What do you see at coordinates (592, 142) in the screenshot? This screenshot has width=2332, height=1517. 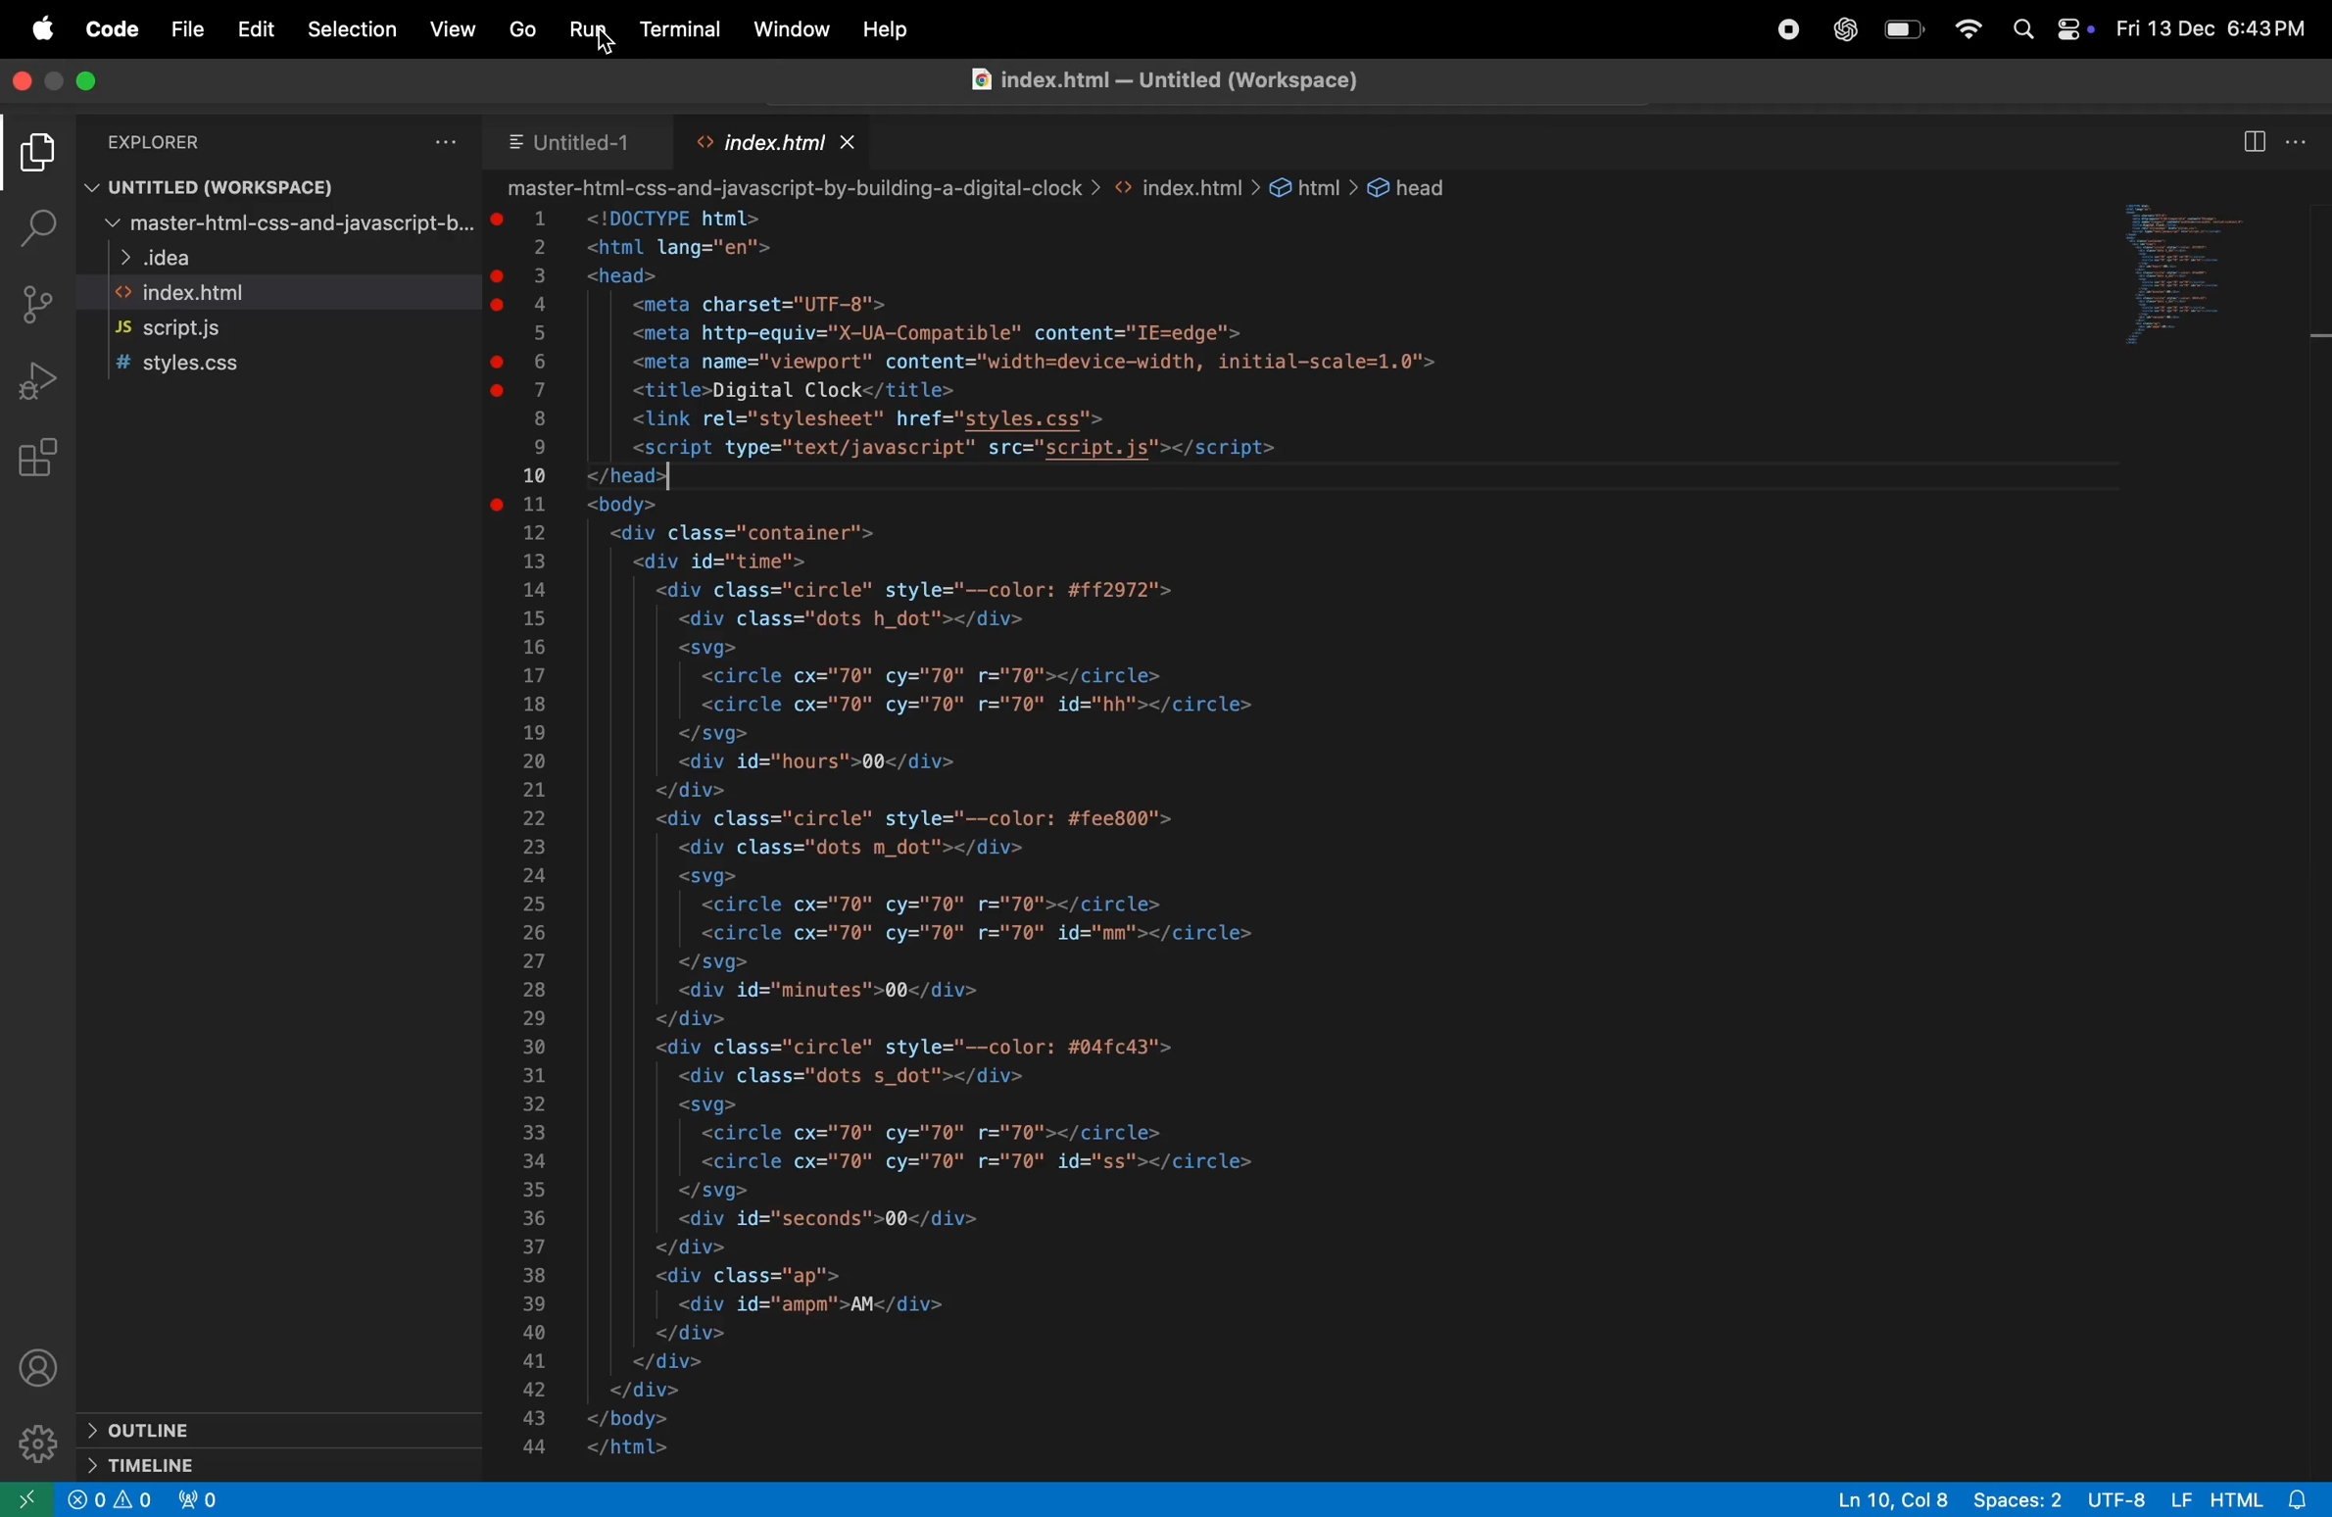 I see `untitiled tab` at bounding box center [592, 142].